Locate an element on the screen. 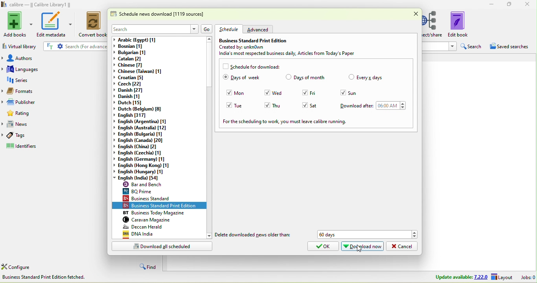  days of week is located at coordinates (246, 78).